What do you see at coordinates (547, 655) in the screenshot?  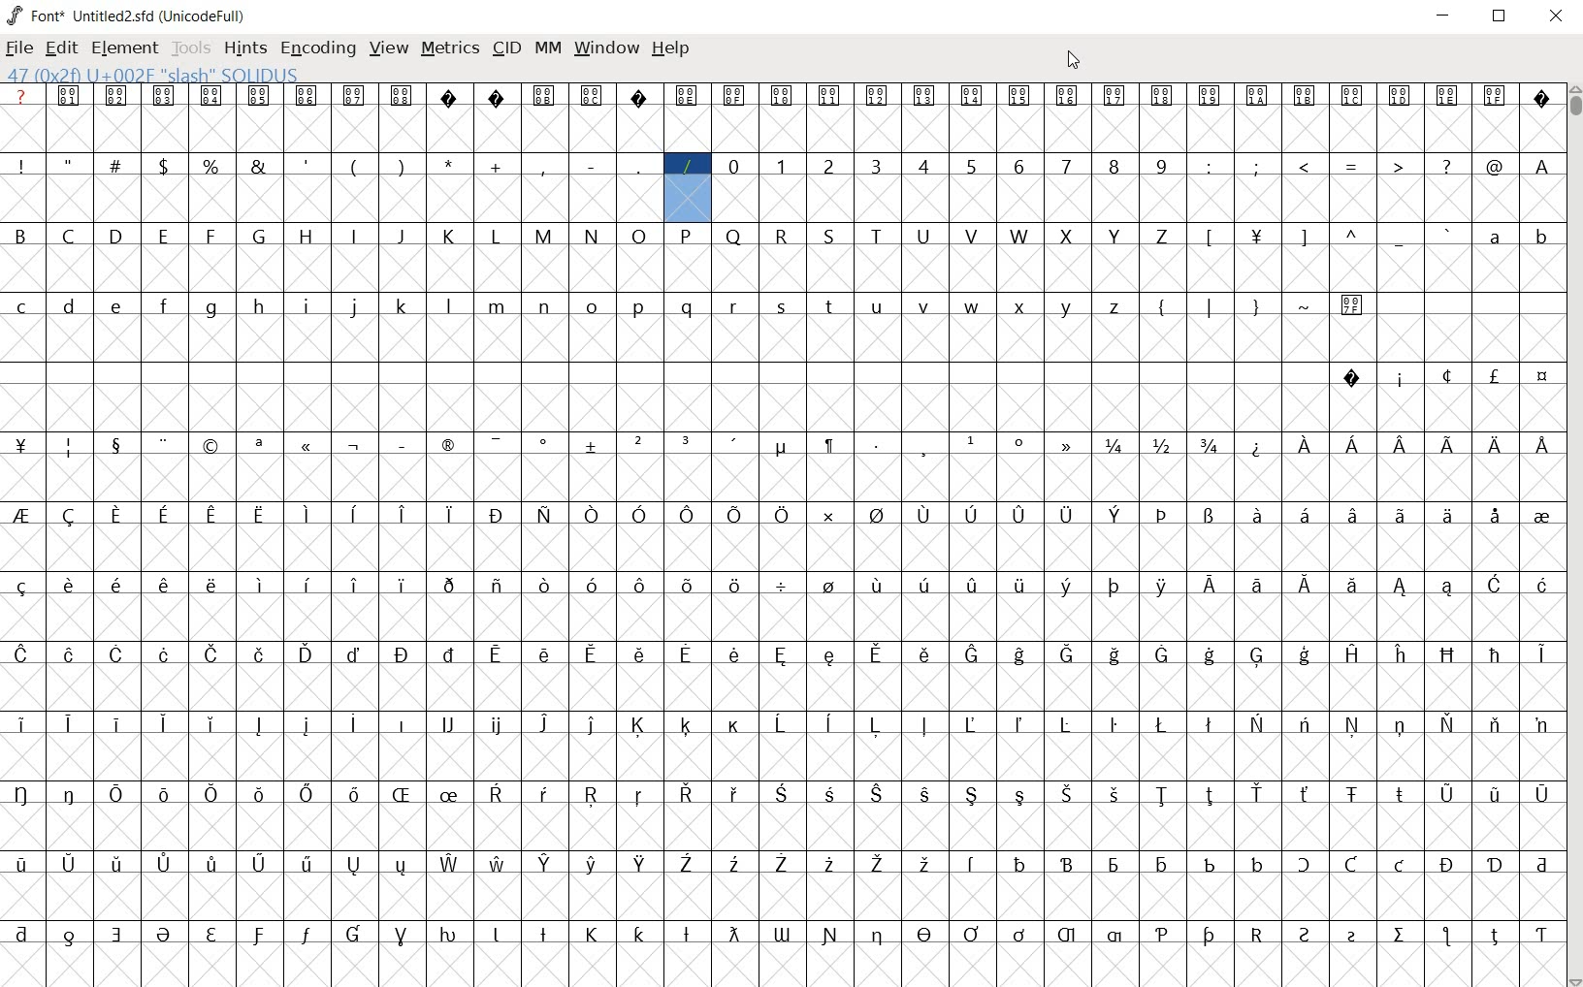 I see `glyph` at bounding box center [547, 655].